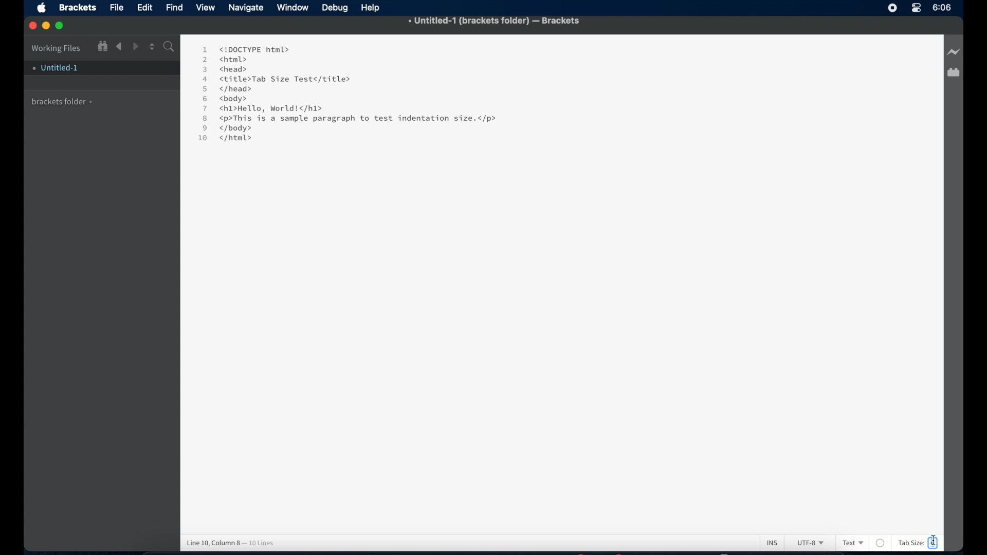 Image resolution: width=987 pixels, height=555 pixels. I want to click on . Untitled-1 (brackets folder) - Brackets, so click(495, 22).